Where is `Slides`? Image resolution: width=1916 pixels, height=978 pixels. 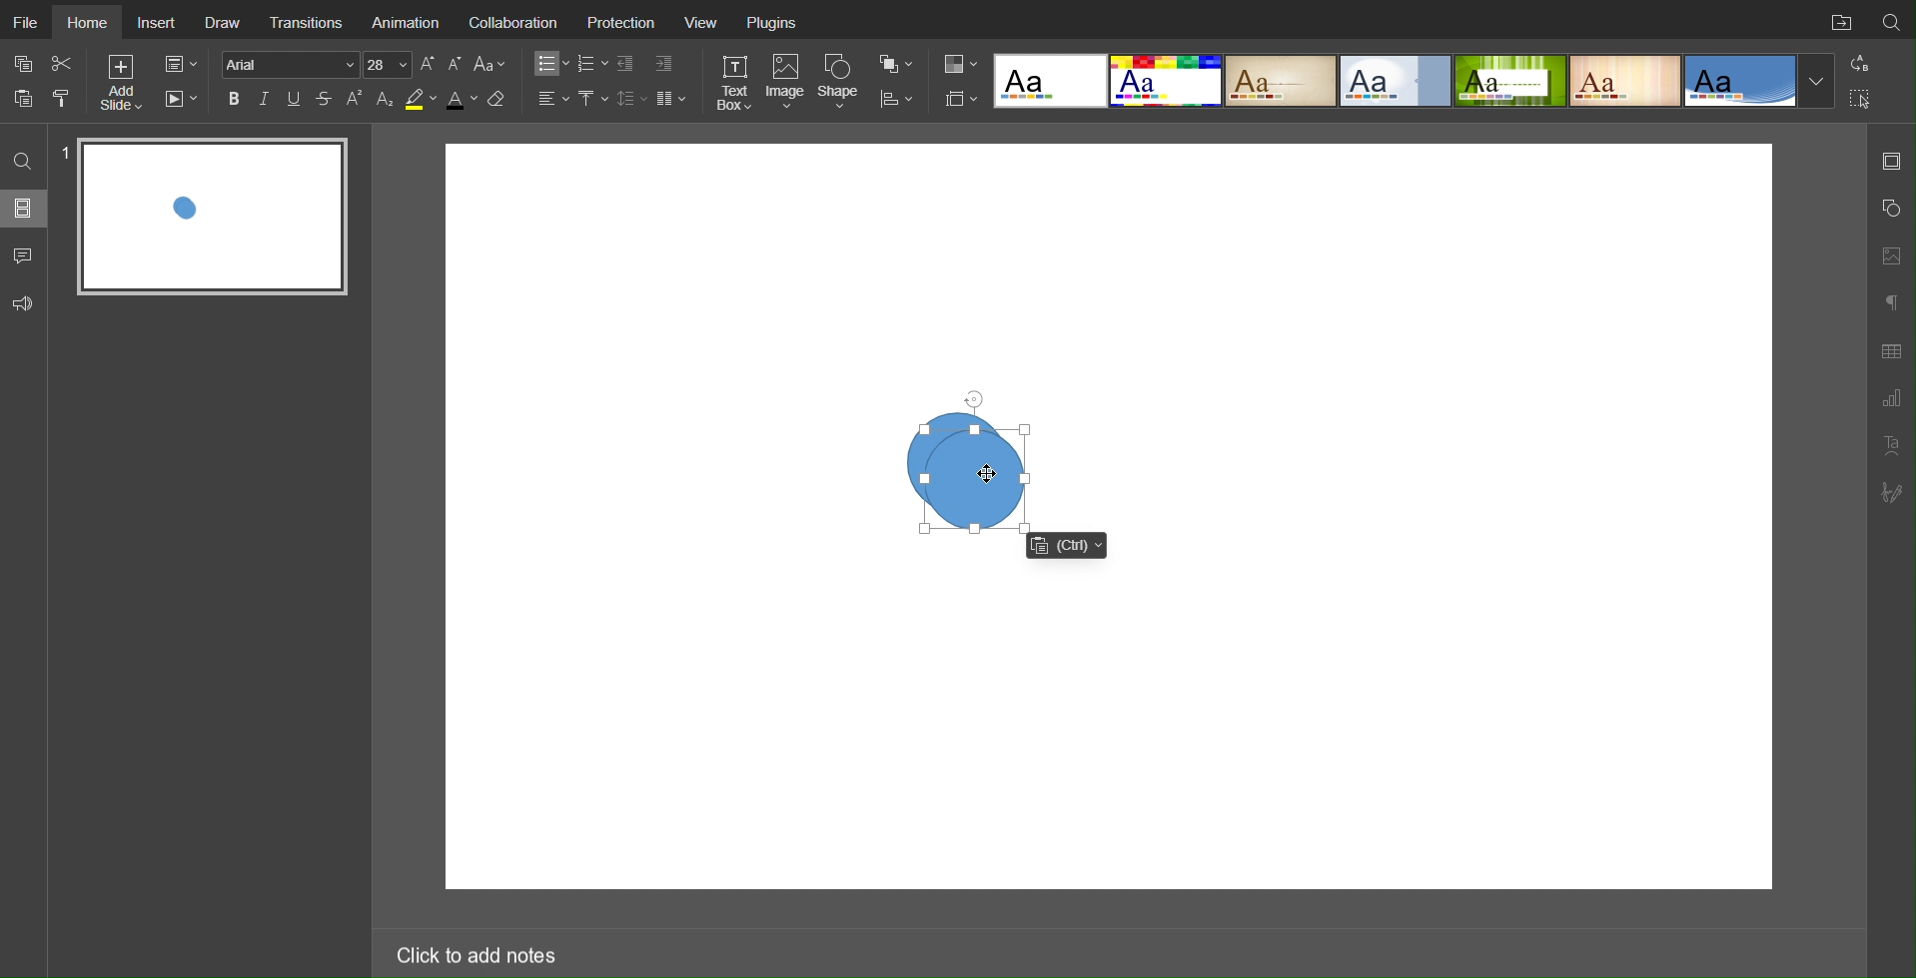
Slides is located at coordinates (25, 208).